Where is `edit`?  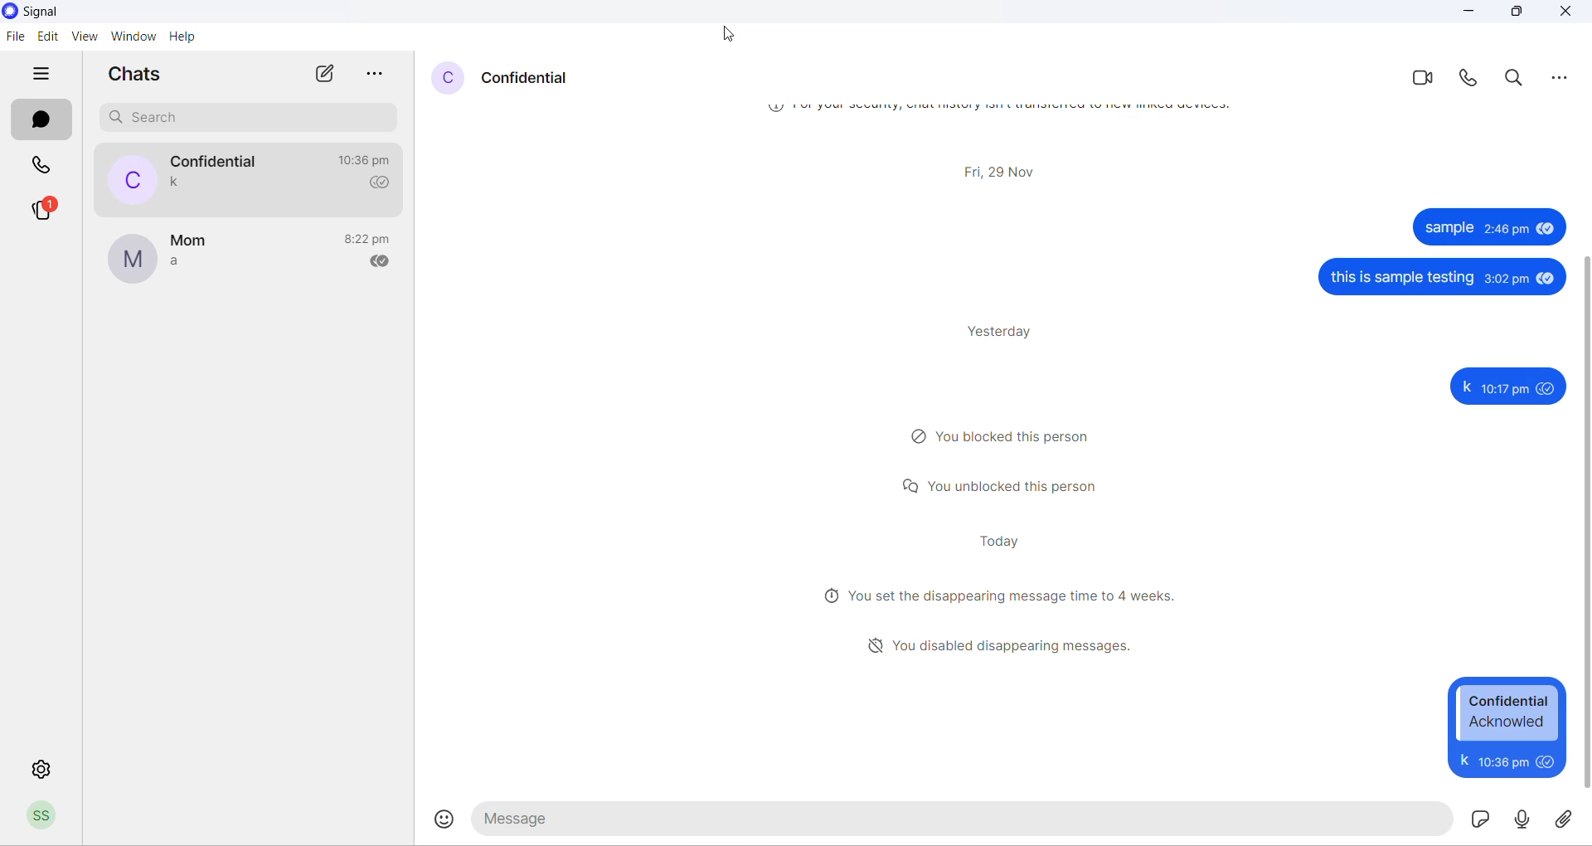 edit is located at coordinates (47, 37).